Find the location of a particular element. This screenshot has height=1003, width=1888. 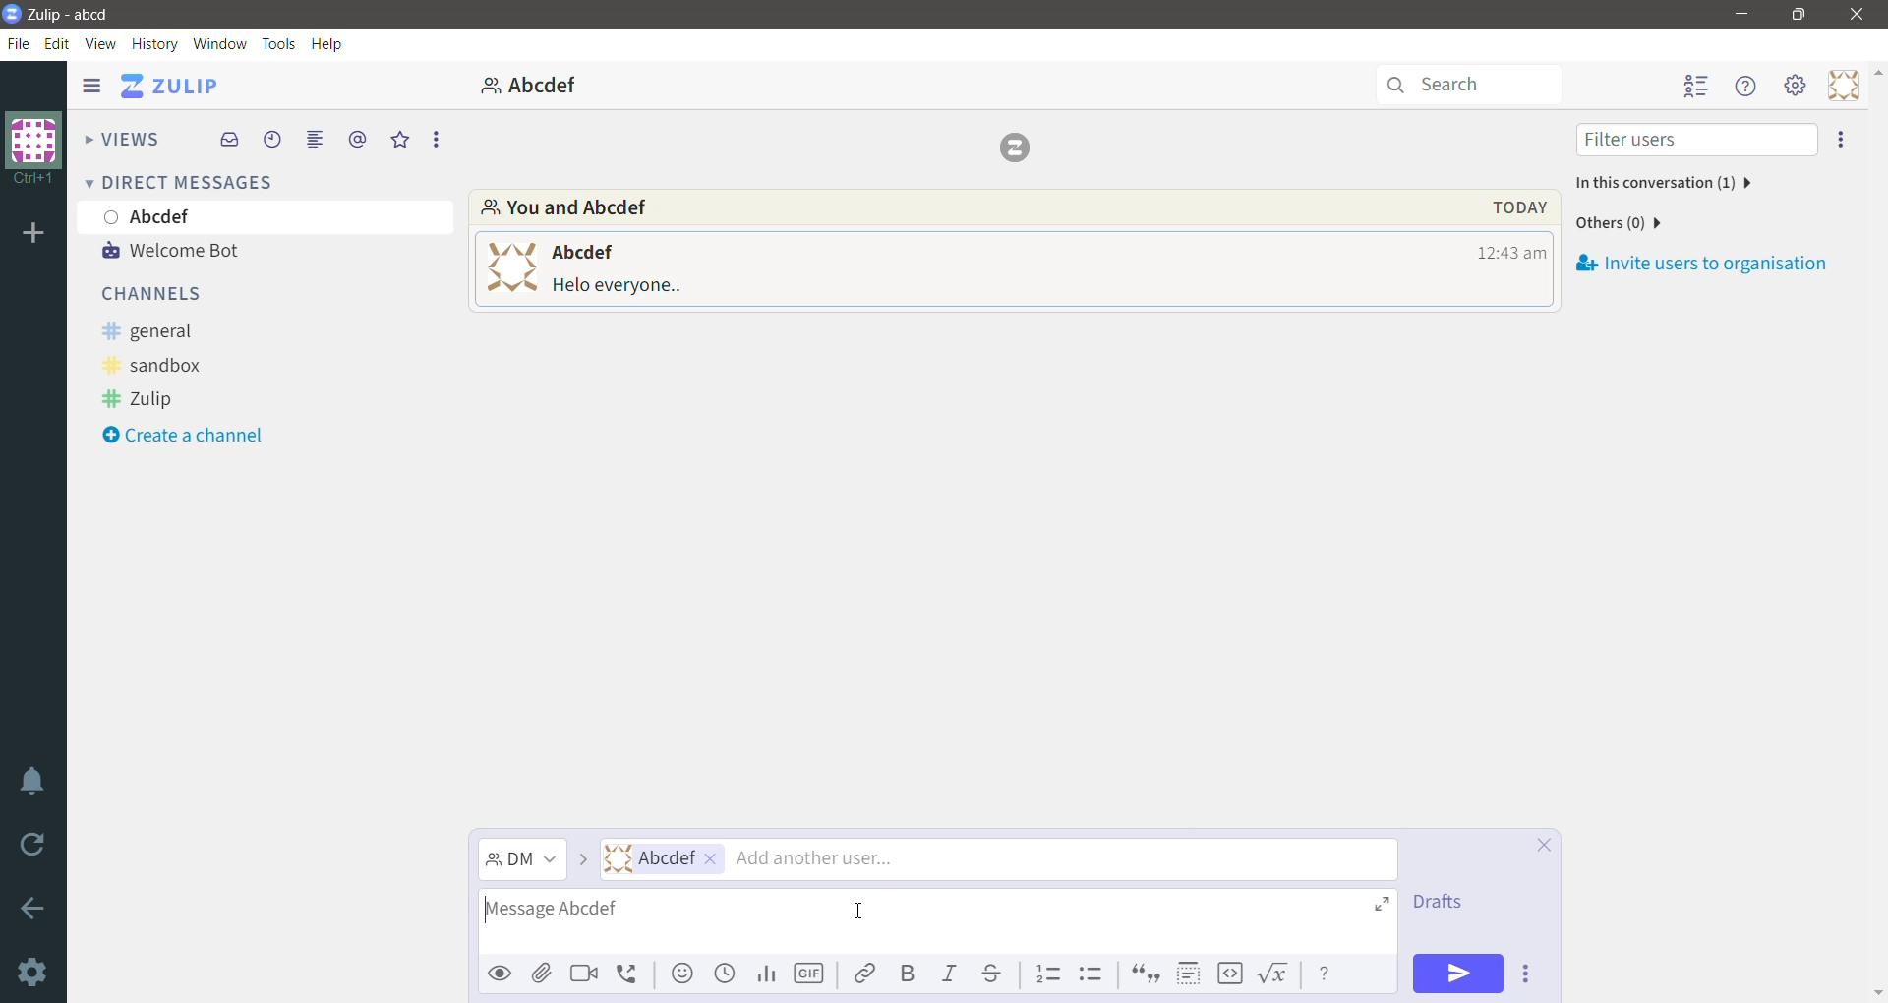

Minimize is located at coordinates (1743, 14).